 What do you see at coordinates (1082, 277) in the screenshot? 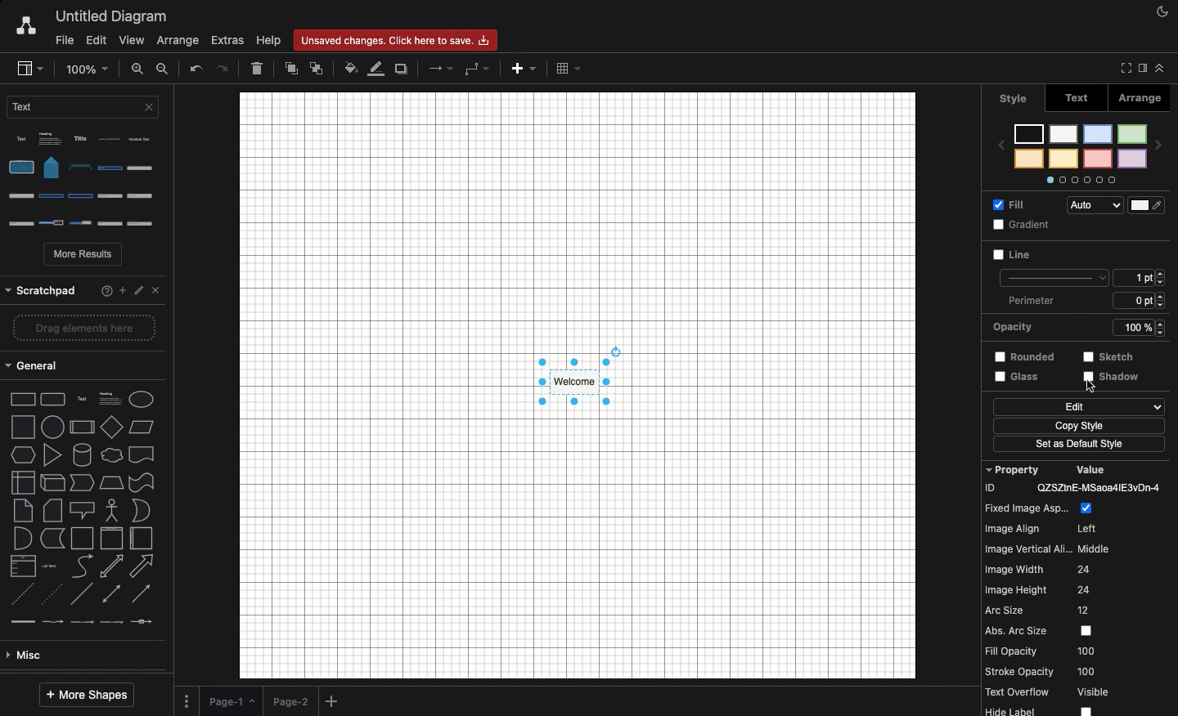
I see `Perimeter` at bounding box center [1082, 277].